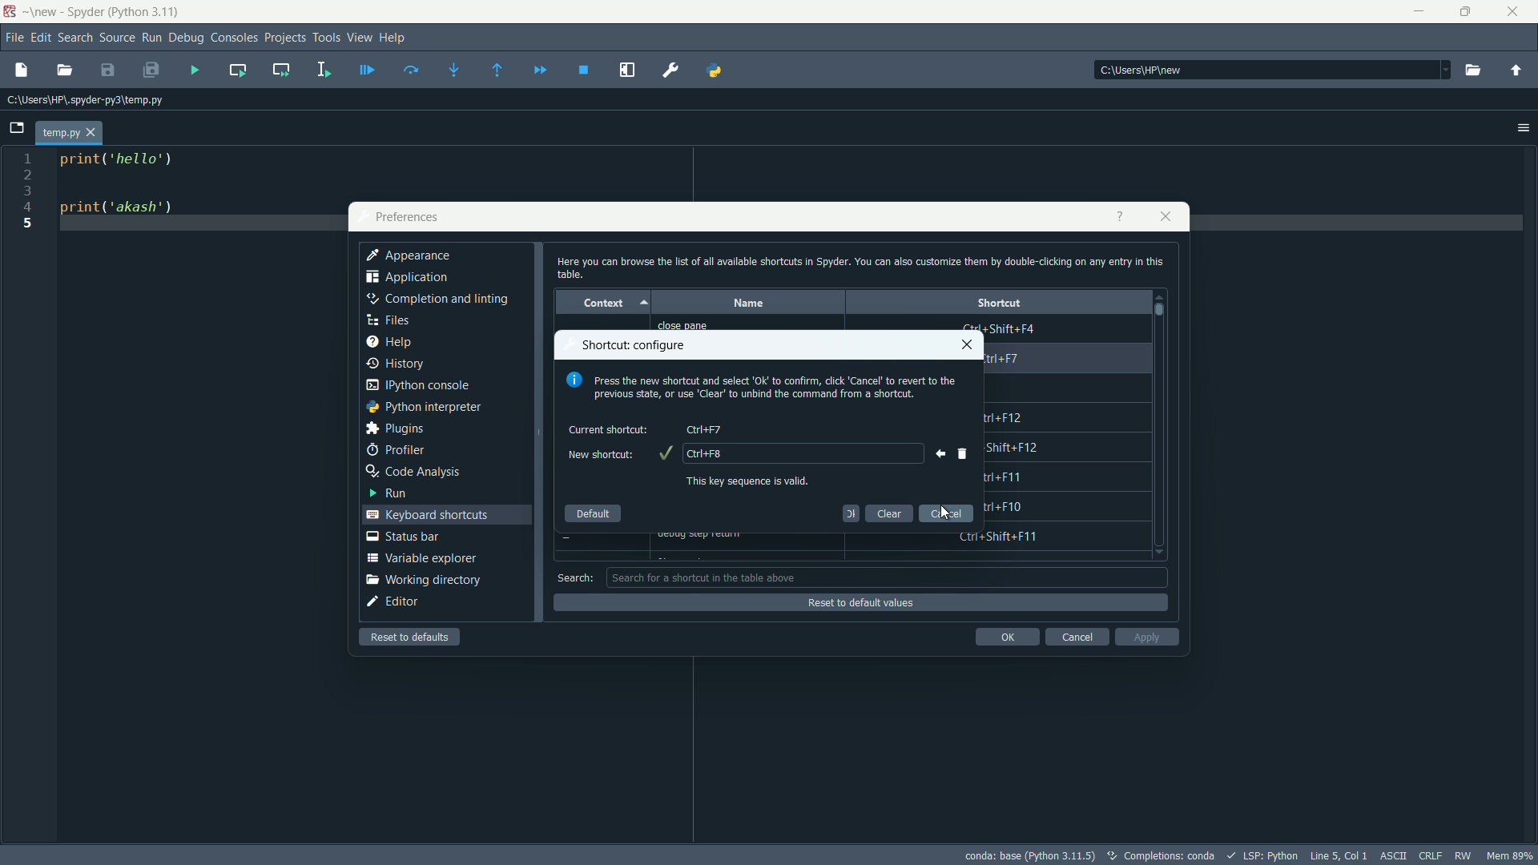 This screenshot has width=1538, height=865. What do you see at coordinates (437, 300) in the screenshot?
I see `` at bounding box center [437, 300].